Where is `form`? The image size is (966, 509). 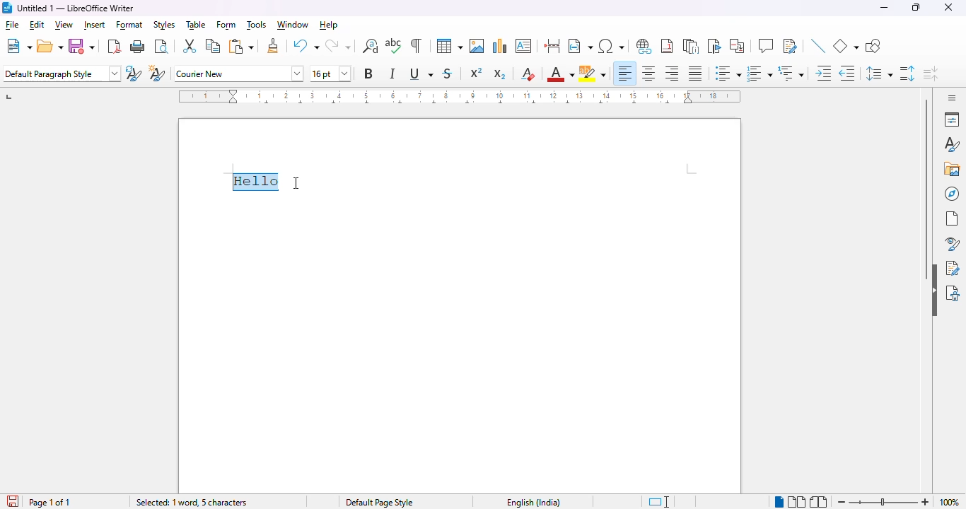
form is located at coordinates (227, 25).